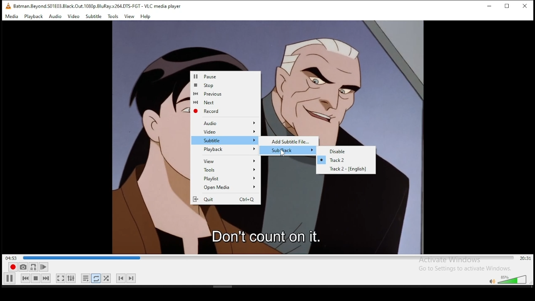  Describe the element at coordinates (45, 267) in the screenshot. I see `Play ` at that location.